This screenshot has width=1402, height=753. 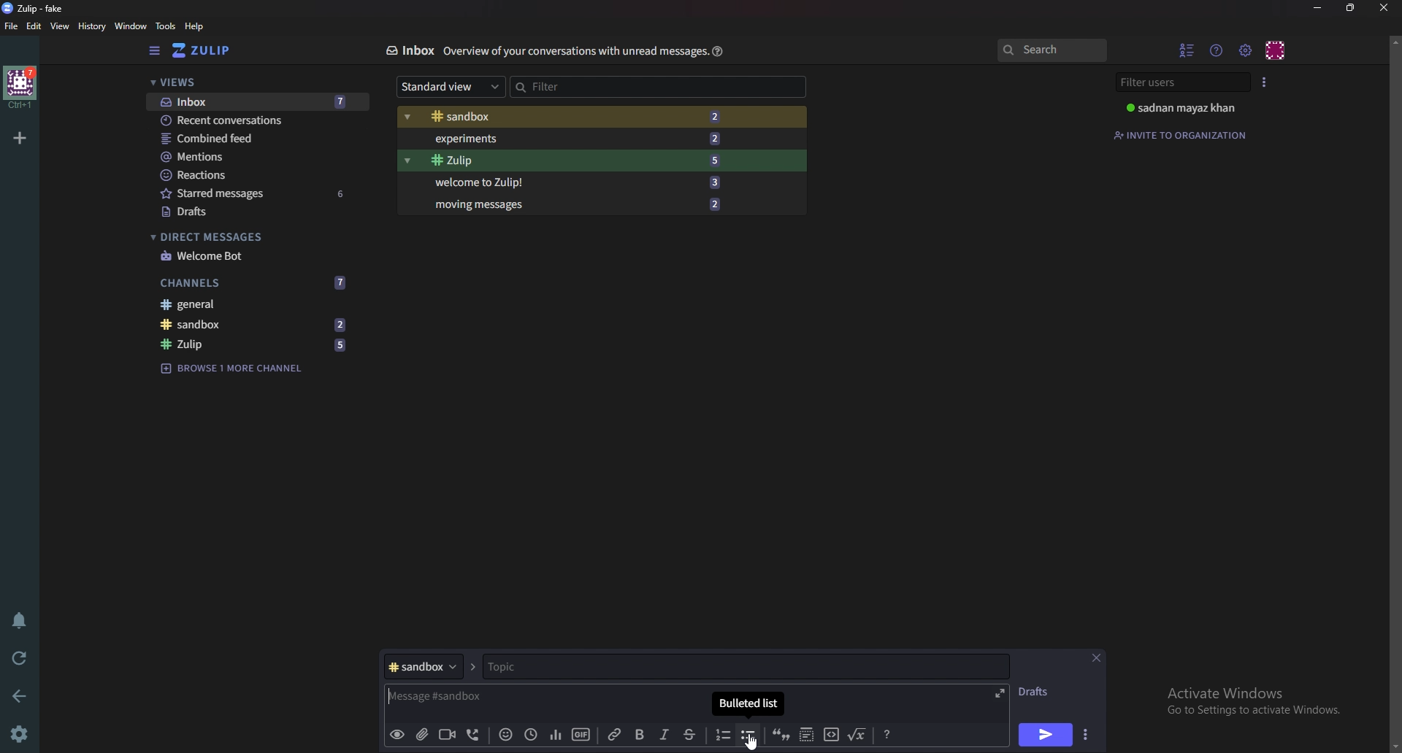 I want to click on poll, so click(x=556, y=733).